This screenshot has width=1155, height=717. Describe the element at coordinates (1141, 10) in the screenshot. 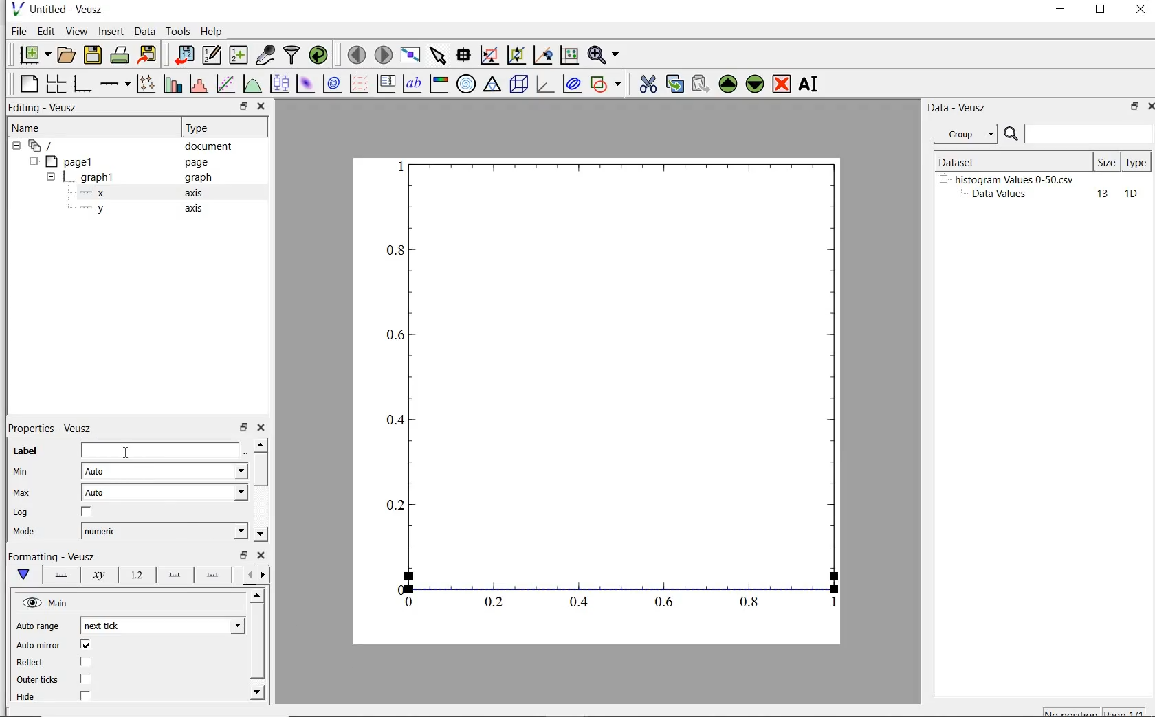

I see `close` at that location.